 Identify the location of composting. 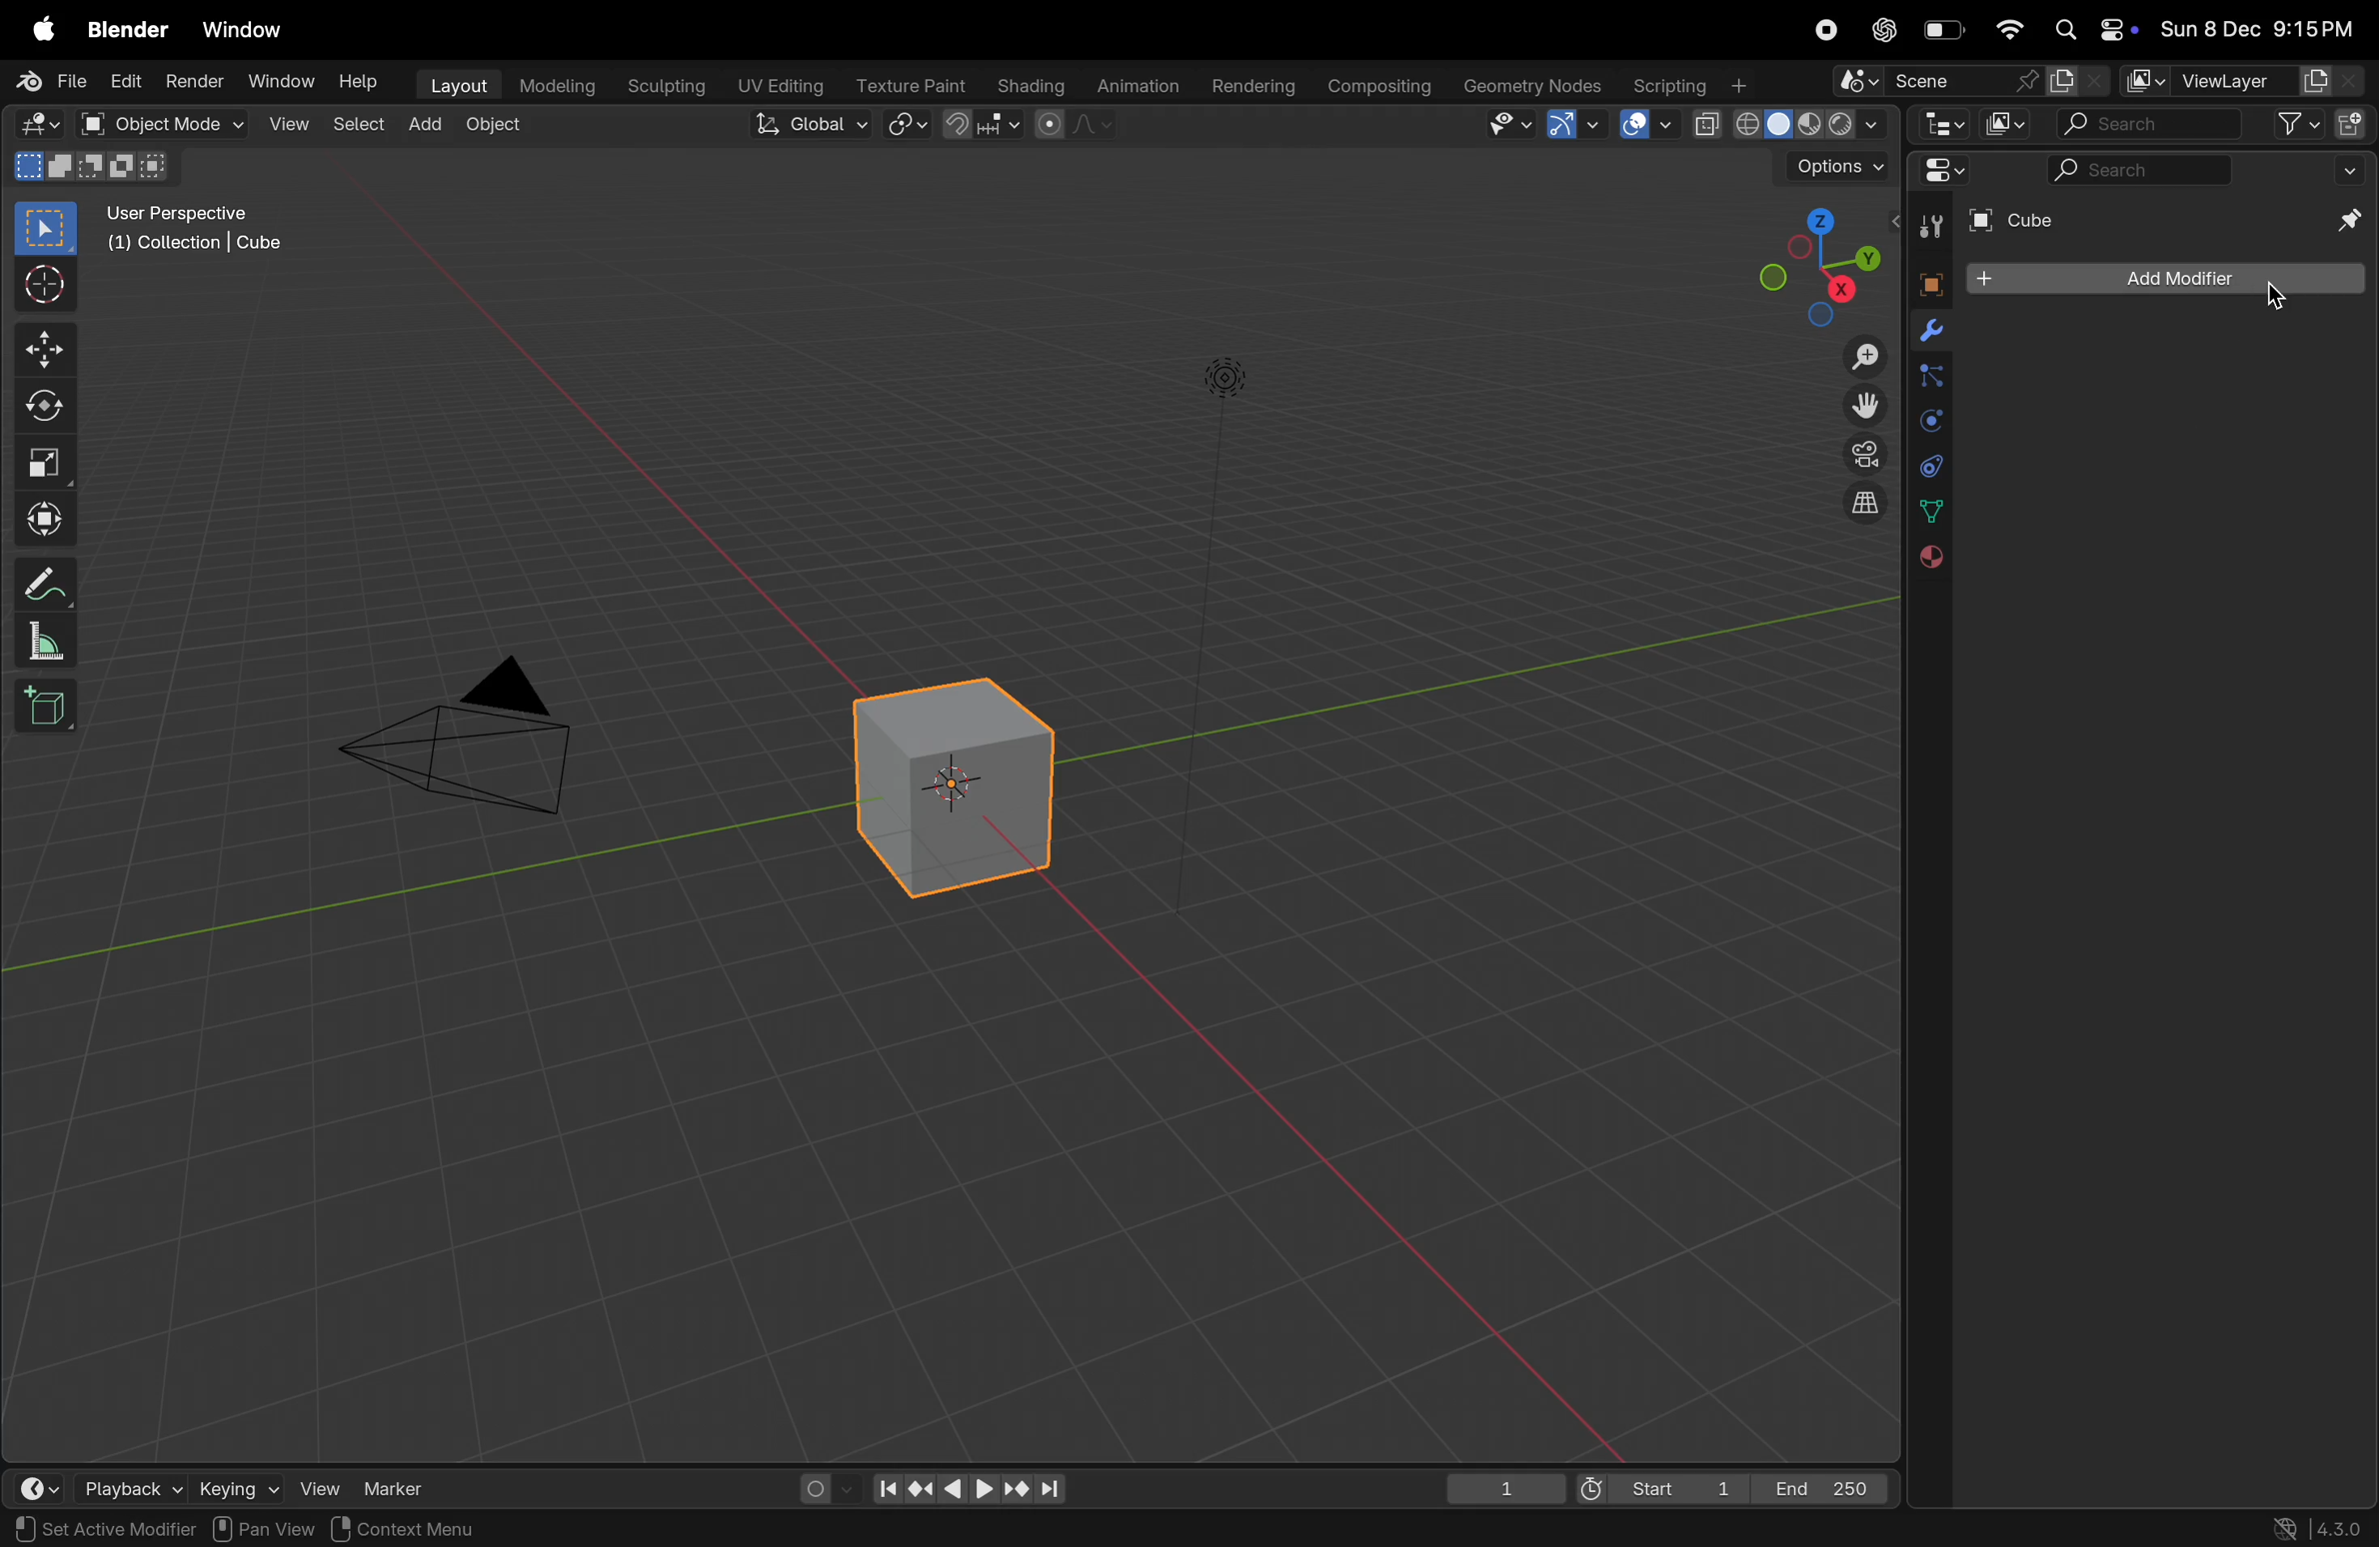
(1381, 87).